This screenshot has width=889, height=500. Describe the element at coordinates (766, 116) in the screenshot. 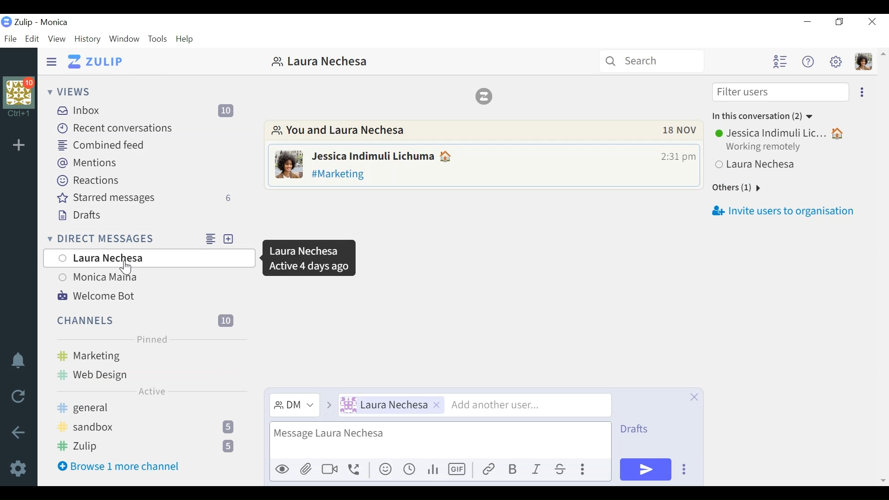

I see `in this conversation` at that location.